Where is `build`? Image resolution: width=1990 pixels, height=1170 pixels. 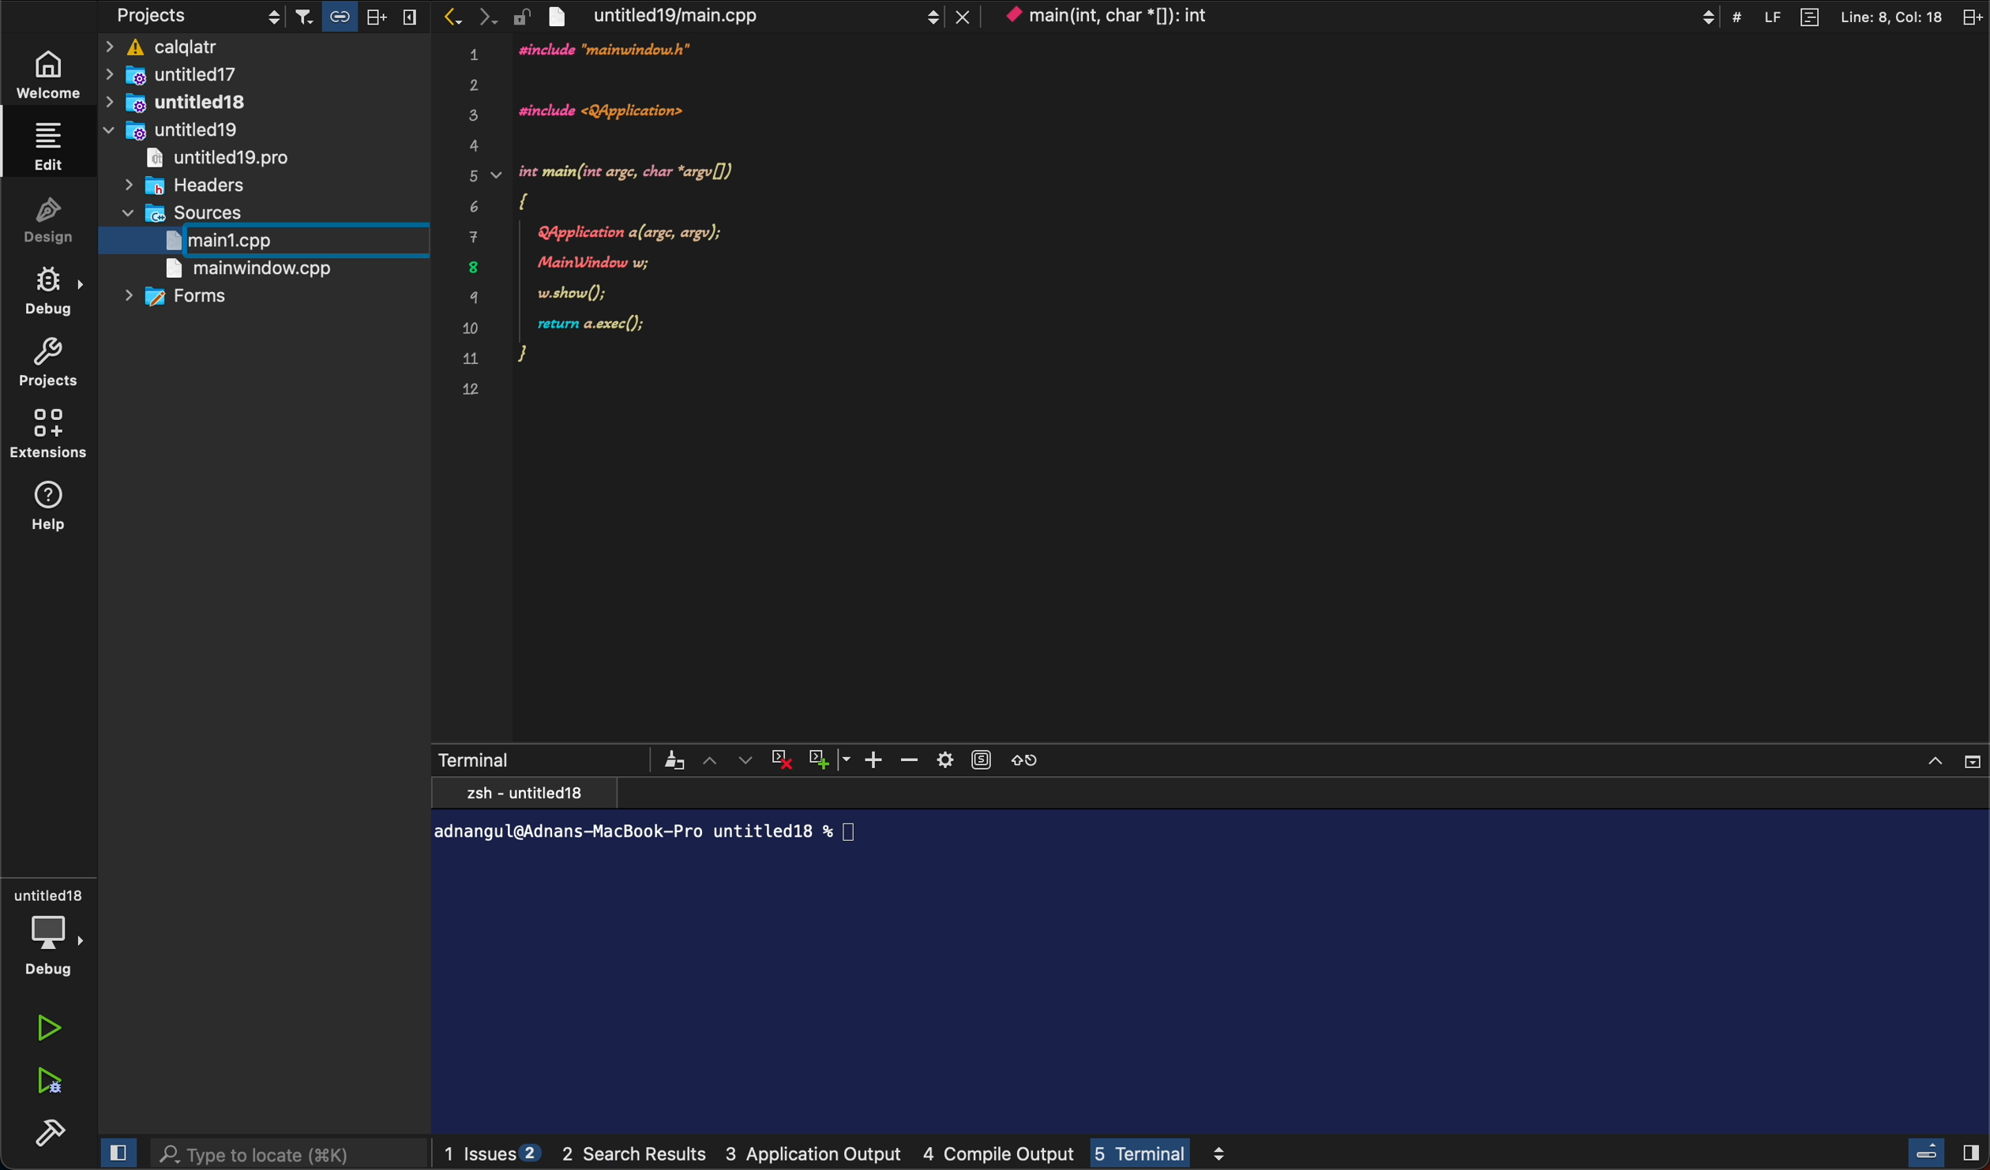
build is located at coordinates (51, 1133).